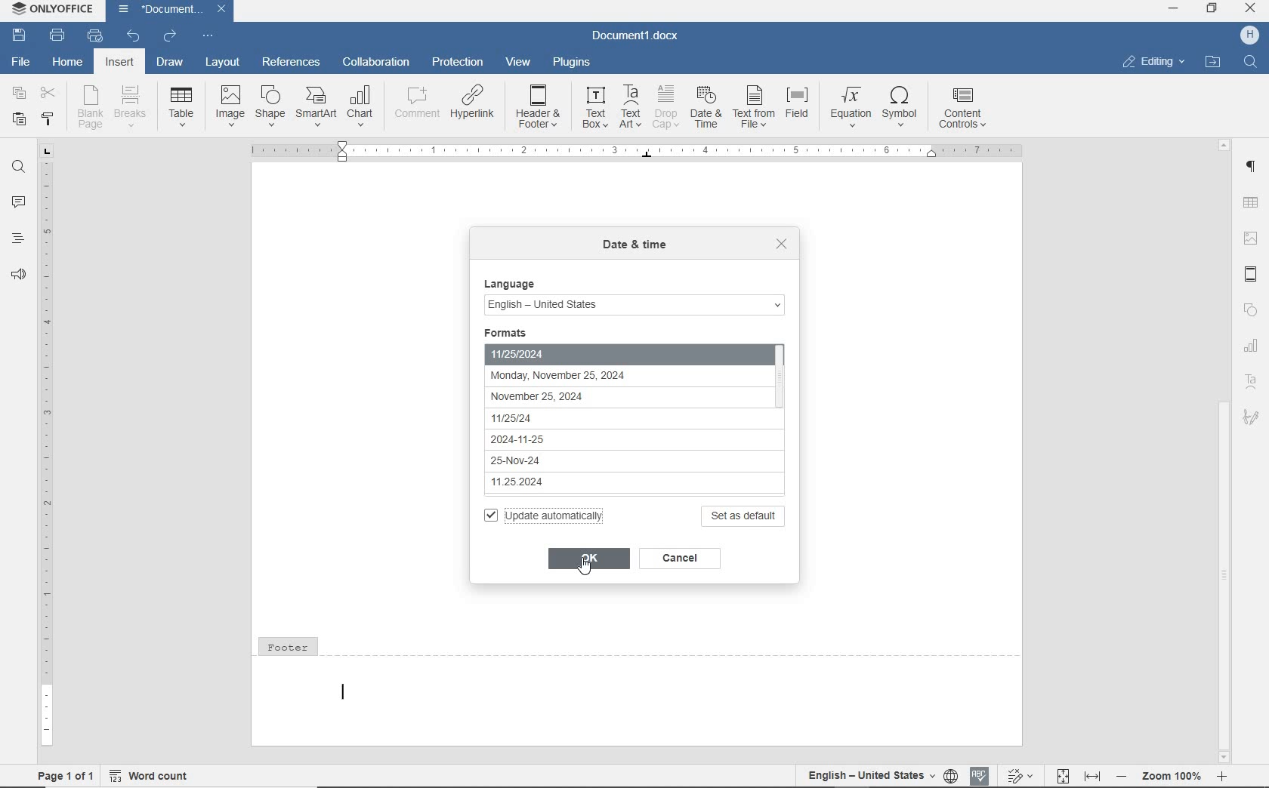  What do you see at coordinates (456, 62) in the screenshot?
I see `protection` at bounding box center [456, 62].